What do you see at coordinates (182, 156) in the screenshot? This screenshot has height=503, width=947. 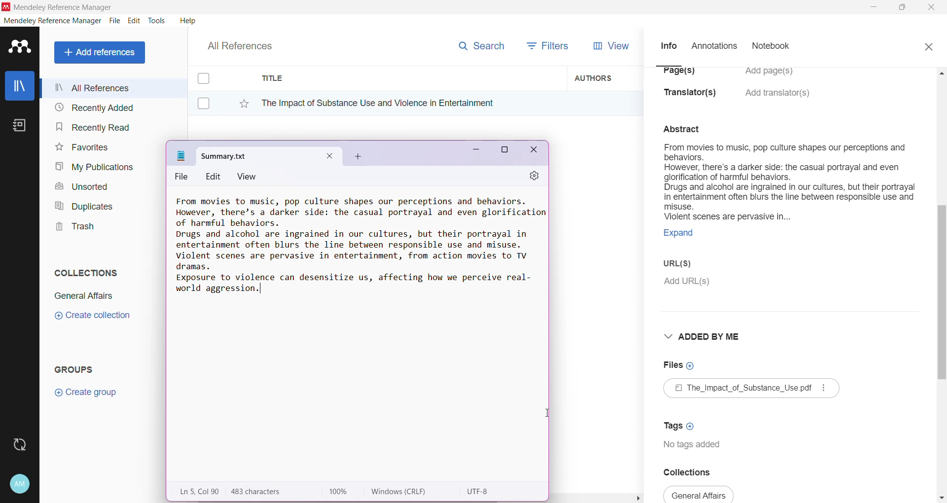 I see `Notepad Icon` at bounding box center [182, 156].